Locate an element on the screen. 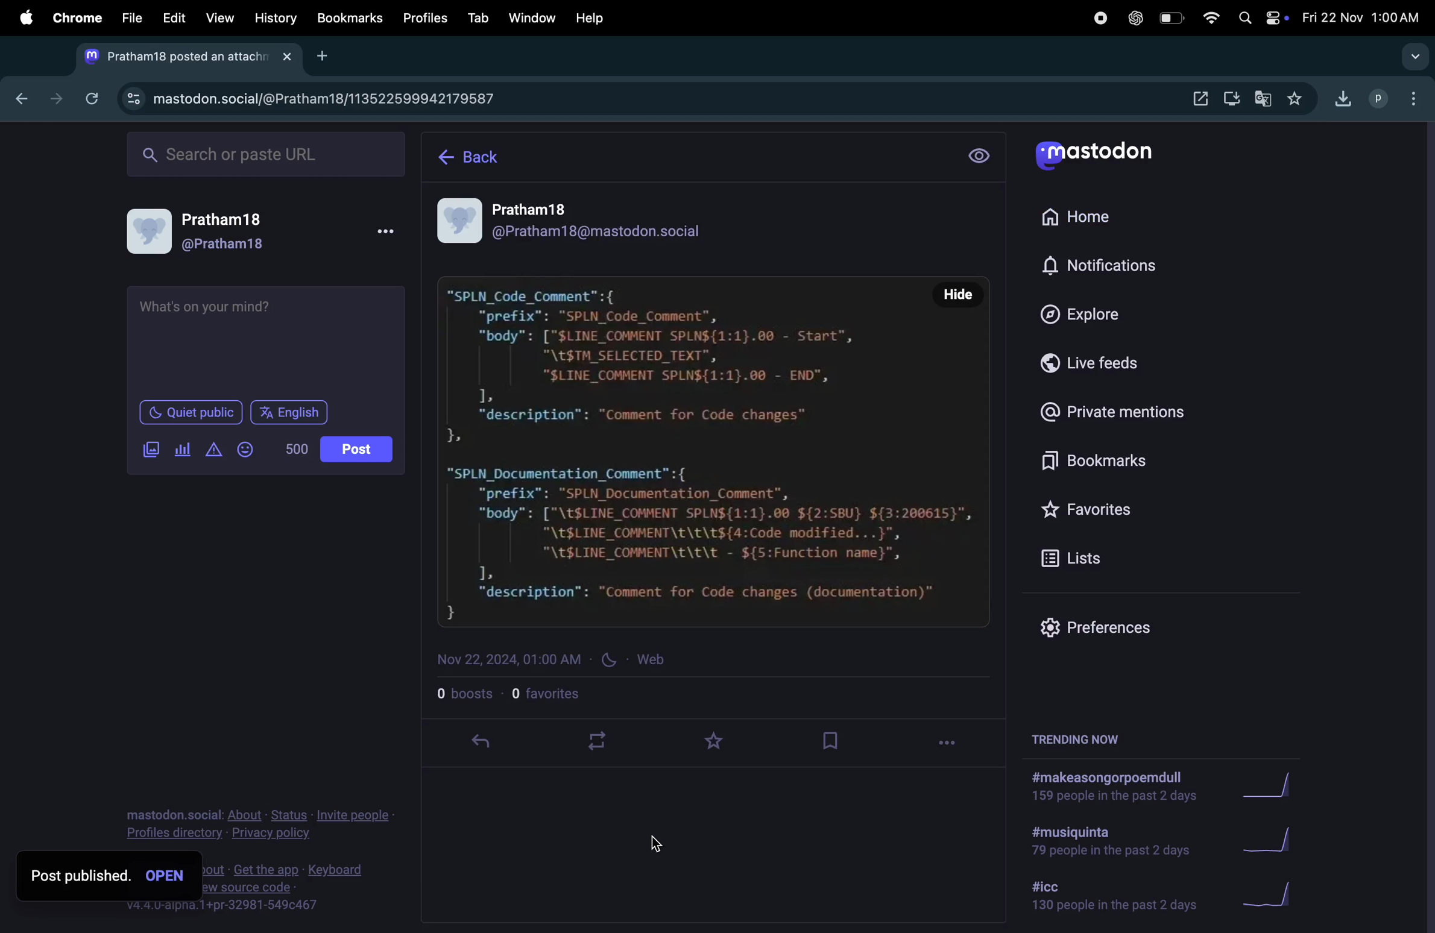  view site information is located at coordinates (132, 100).